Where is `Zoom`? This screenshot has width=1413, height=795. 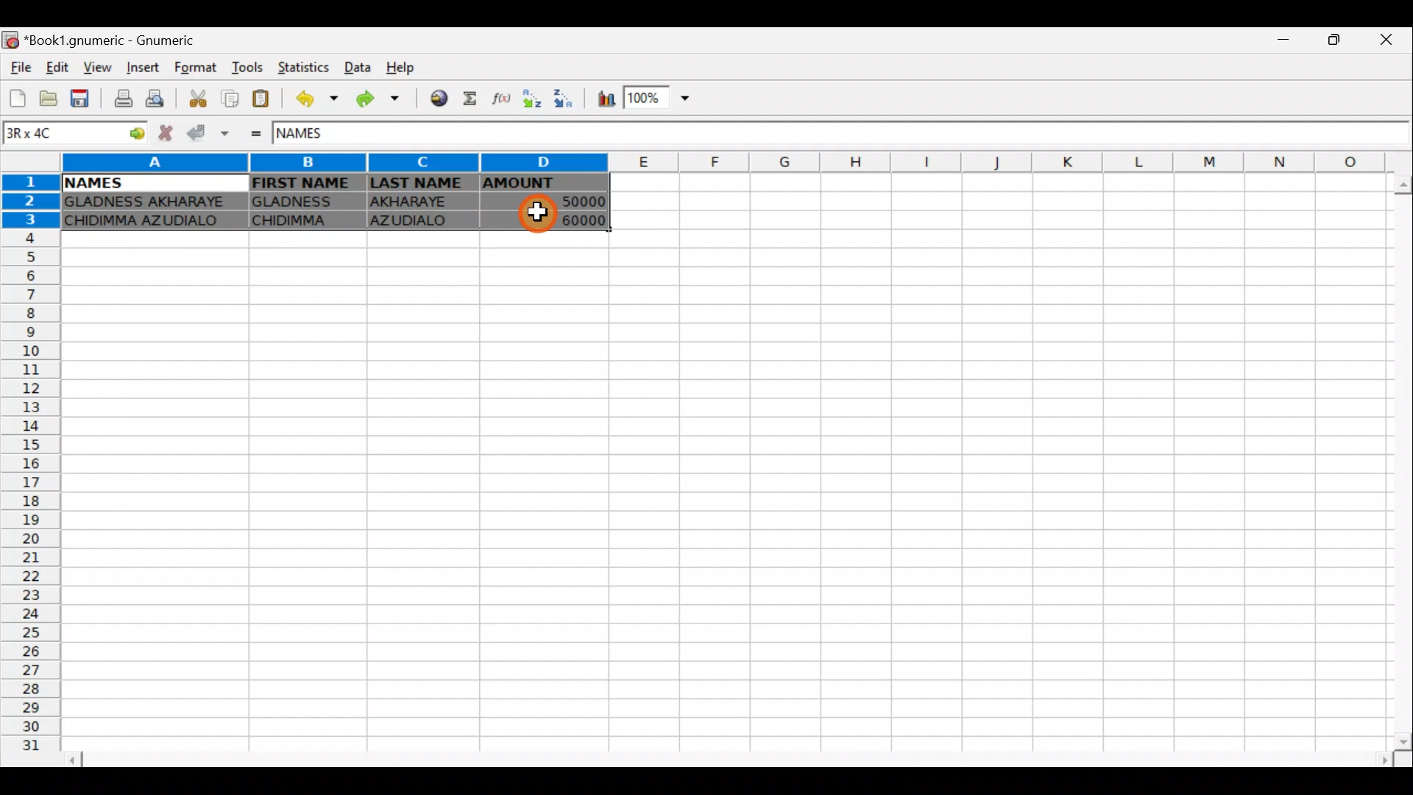
Zoom is located at coordinates (662, 96).